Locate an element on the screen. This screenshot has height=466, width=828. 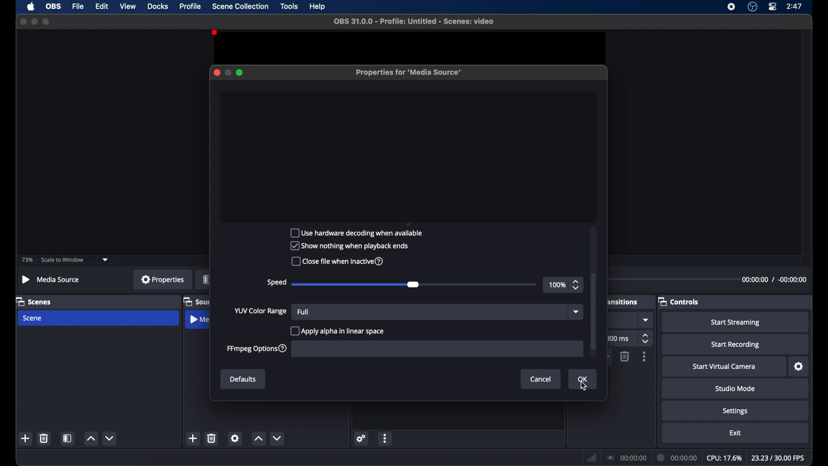
Ok is located at coordinates (582, 379).